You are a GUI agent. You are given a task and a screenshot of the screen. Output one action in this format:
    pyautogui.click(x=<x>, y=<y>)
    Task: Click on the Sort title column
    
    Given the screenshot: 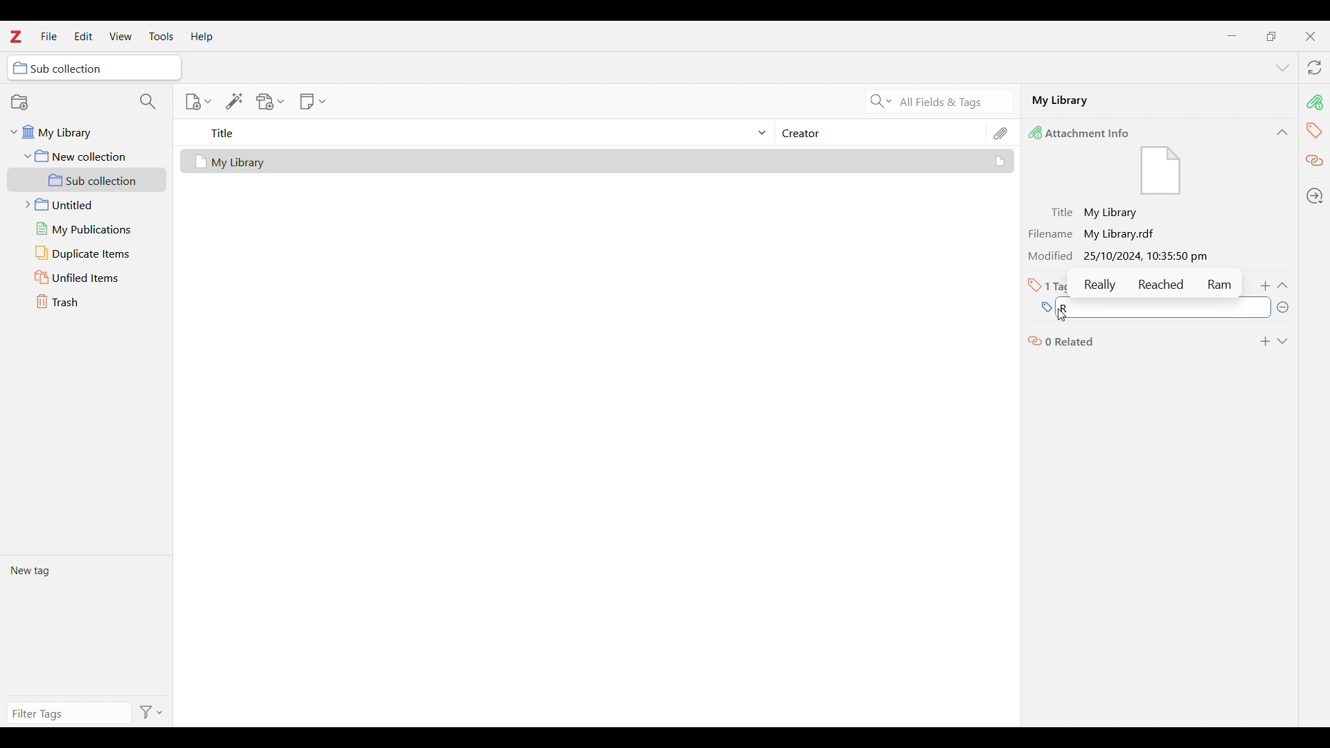 What is the action you would take?
    pyautogui.click(x=482, y=132)
    